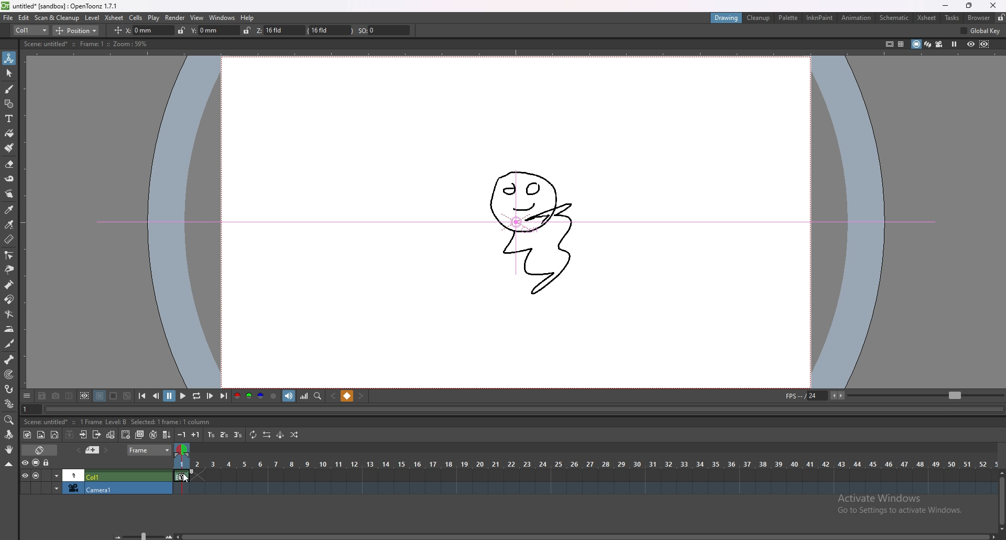 This screenshot has width=1006, height=540. Describe the element at coordinates (9, 285) in the screenshot. I see `pump` at that location.